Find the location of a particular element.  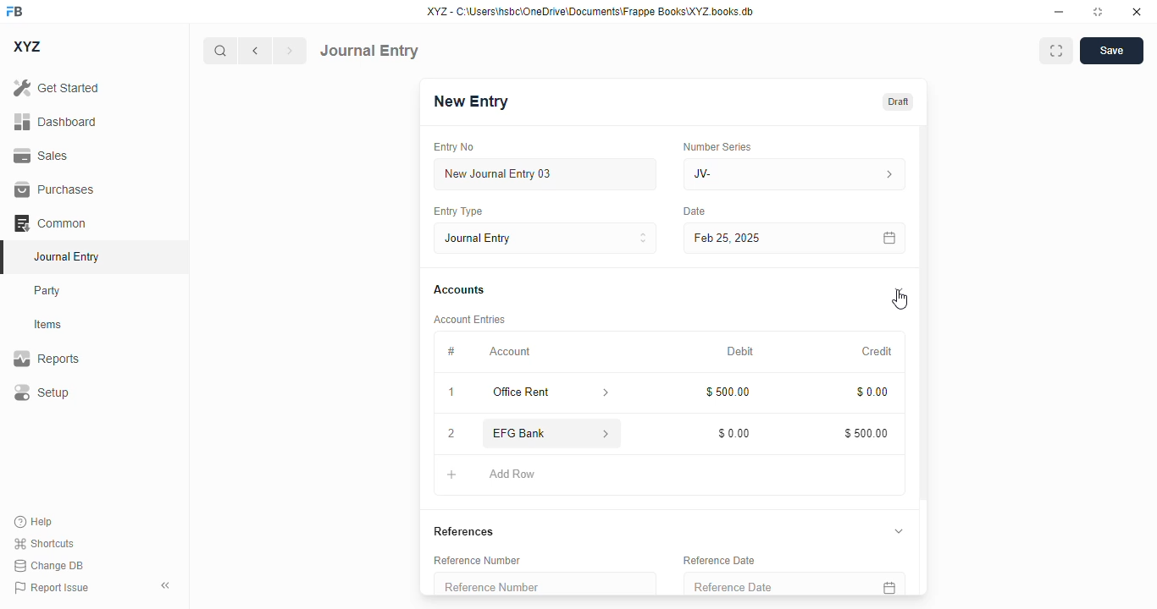

# is located at coordinates (451, 352).